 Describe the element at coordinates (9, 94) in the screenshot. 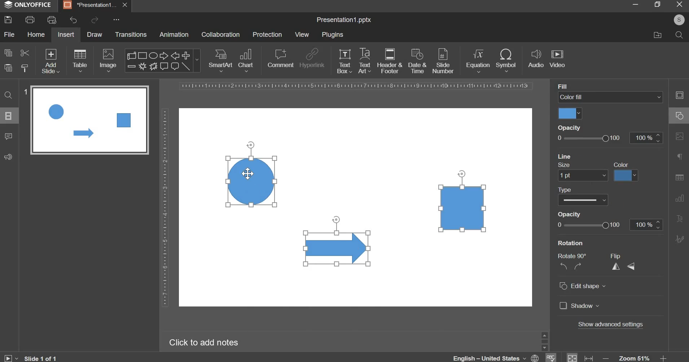

I see `find` at that location.